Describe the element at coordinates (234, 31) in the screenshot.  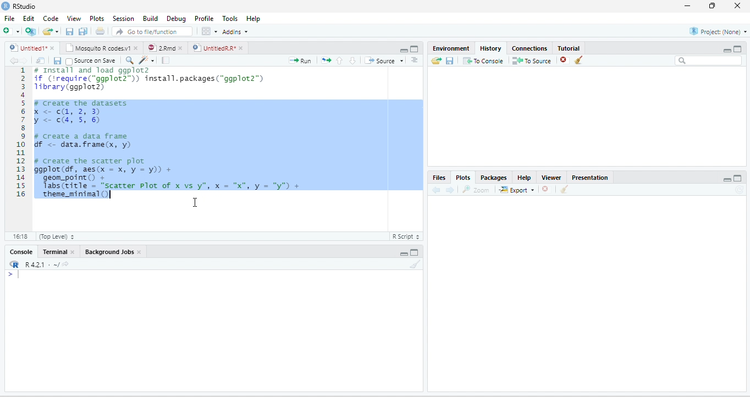
I see `Addins` at that location.